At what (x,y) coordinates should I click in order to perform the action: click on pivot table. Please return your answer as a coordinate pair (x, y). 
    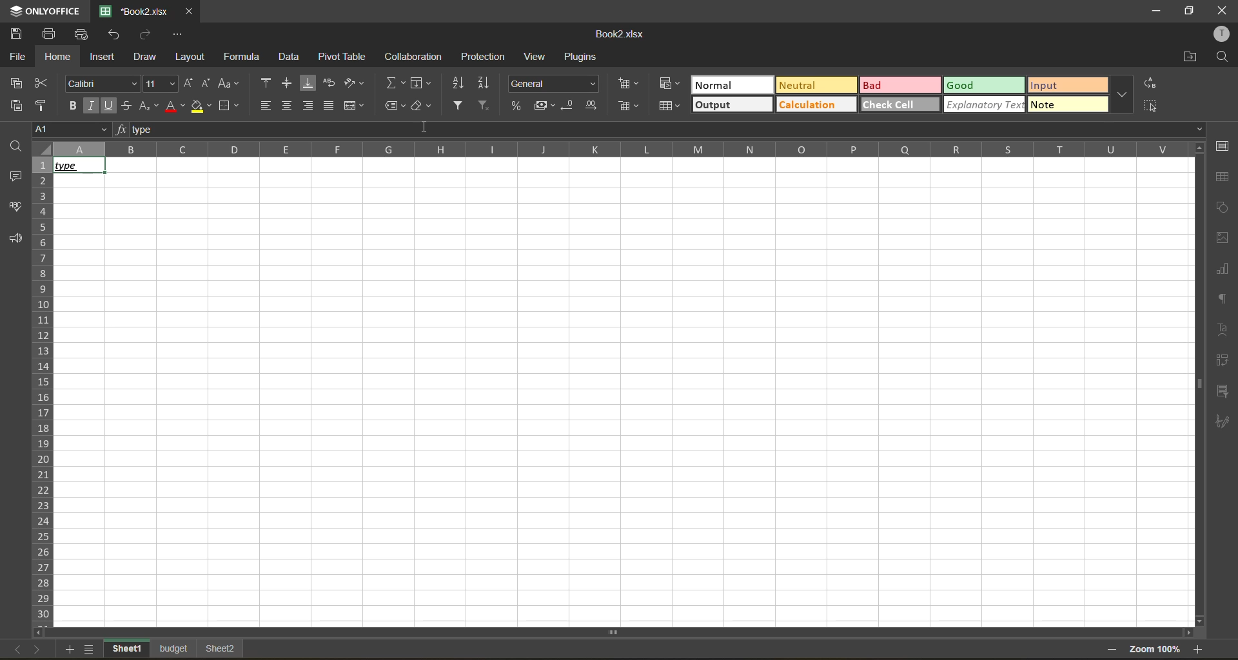
    Looking at the image, I should click on (1220, 360).